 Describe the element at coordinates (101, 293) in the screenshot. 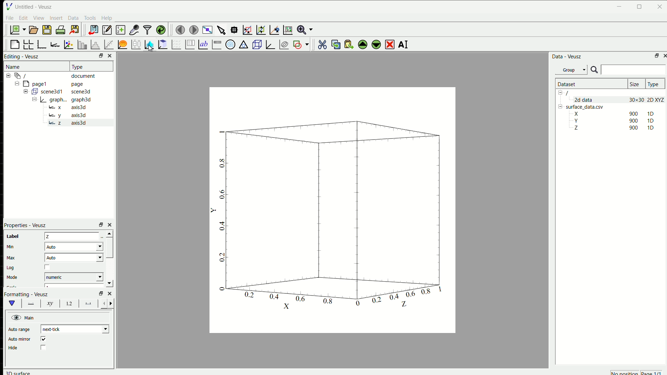

I see `open in separate window` at that location.